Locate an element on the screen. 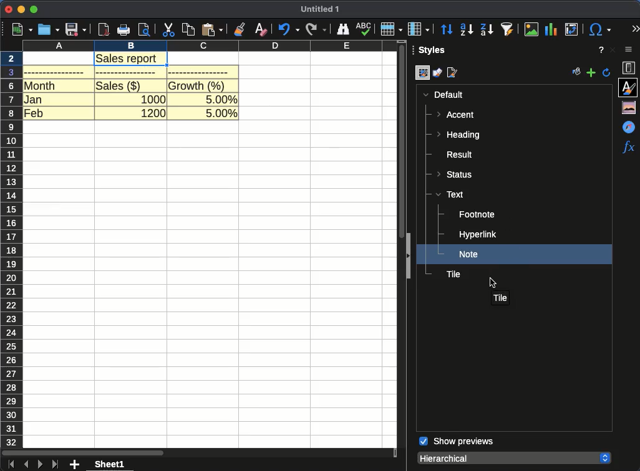  sales($) is located at coordinates (119, 85).